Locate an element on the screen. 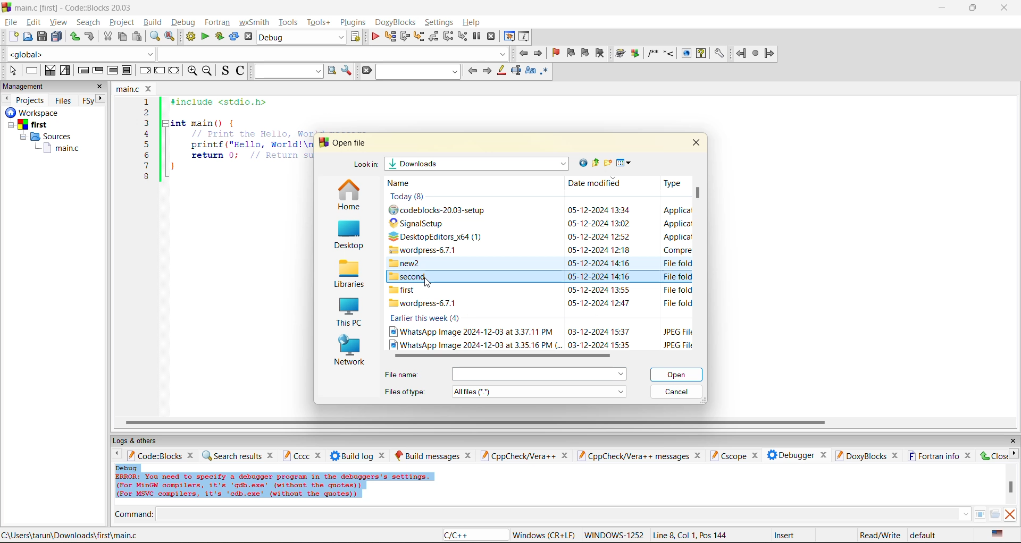  build and run is located at coordinates (220, 37).